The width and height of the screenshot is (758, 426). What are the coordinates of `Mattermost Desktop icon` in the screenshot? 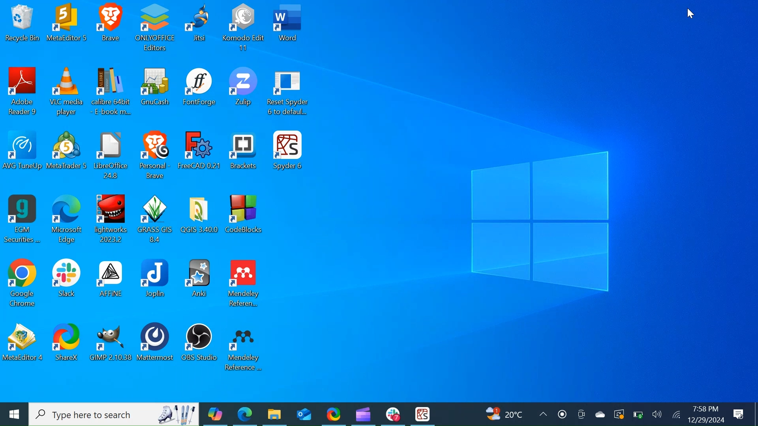 It's located at (156, 344).